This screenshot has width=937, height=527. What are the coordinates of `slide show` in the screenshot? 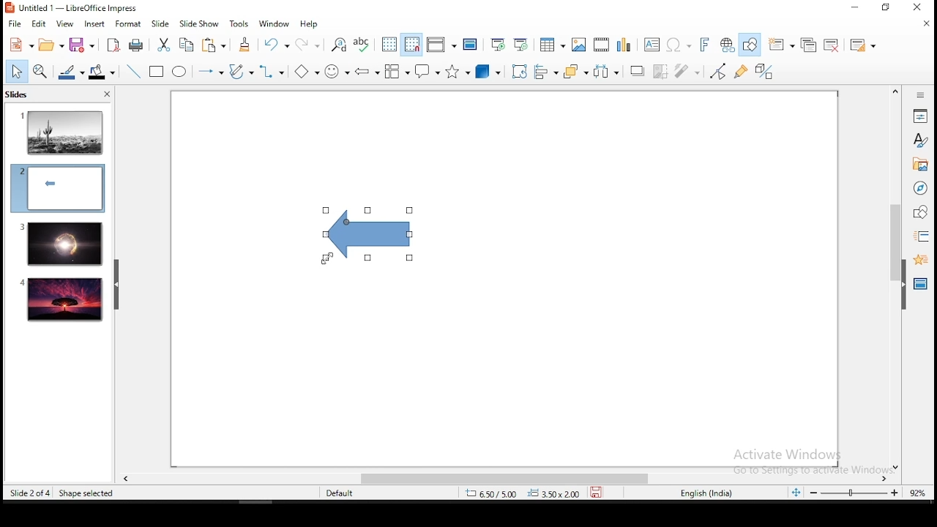 It's located at (201, 24).